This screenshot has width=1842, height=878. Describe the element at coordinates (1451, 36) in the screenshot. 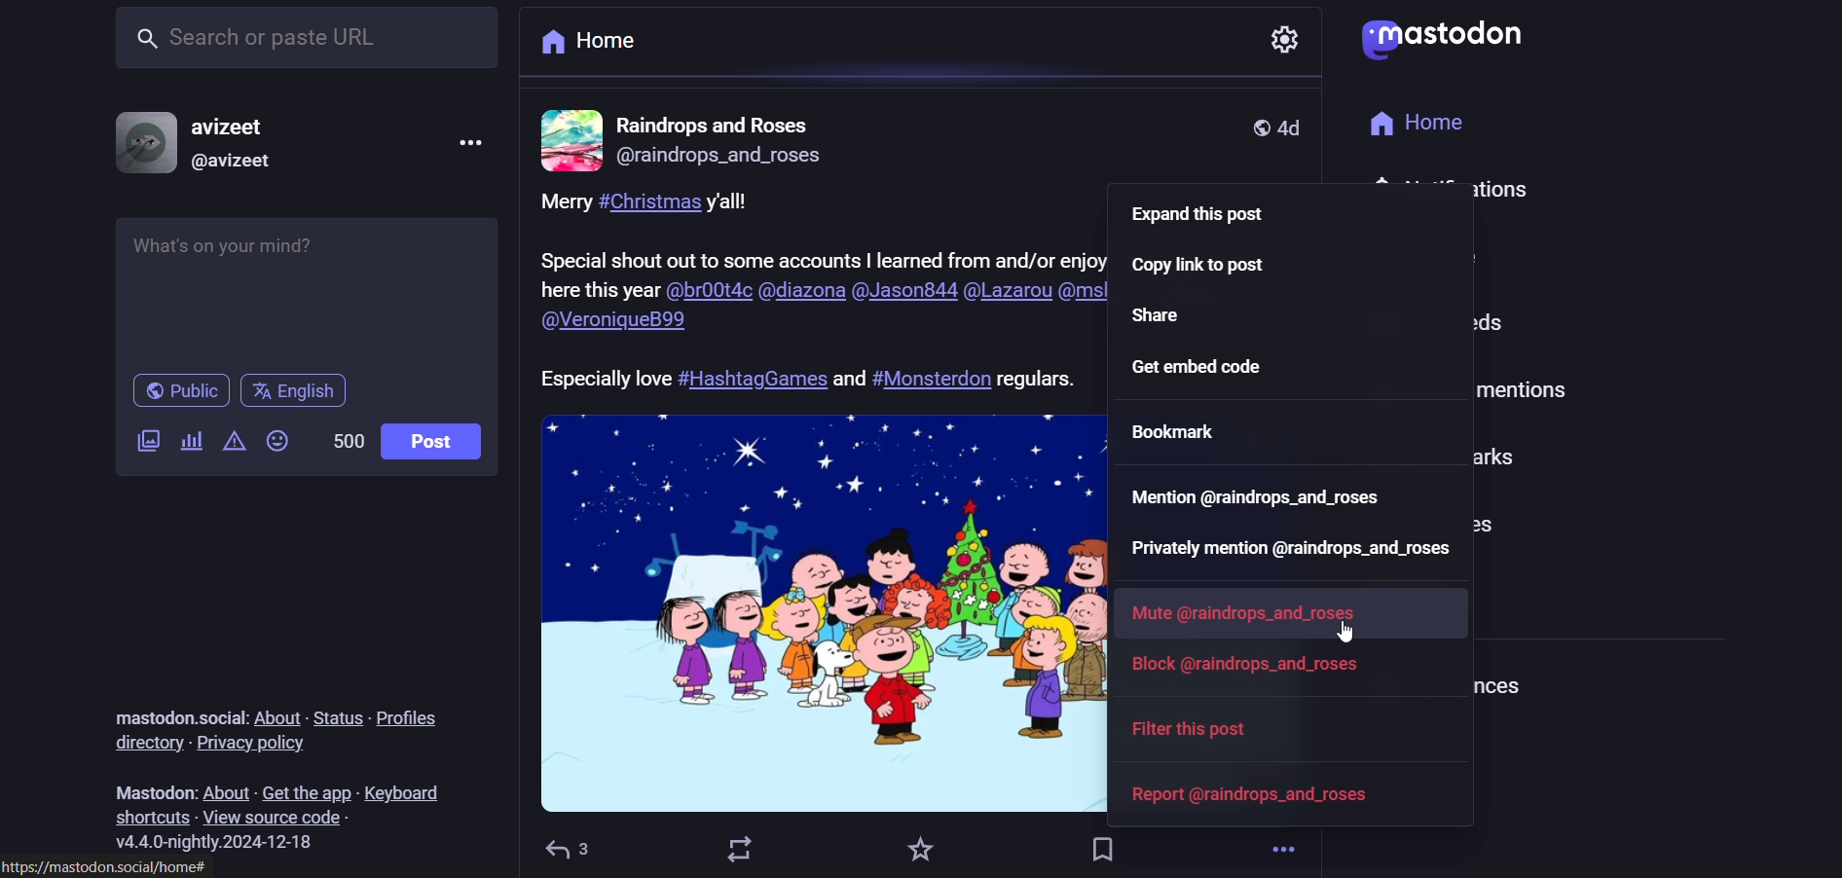

I see `logo` at that location.